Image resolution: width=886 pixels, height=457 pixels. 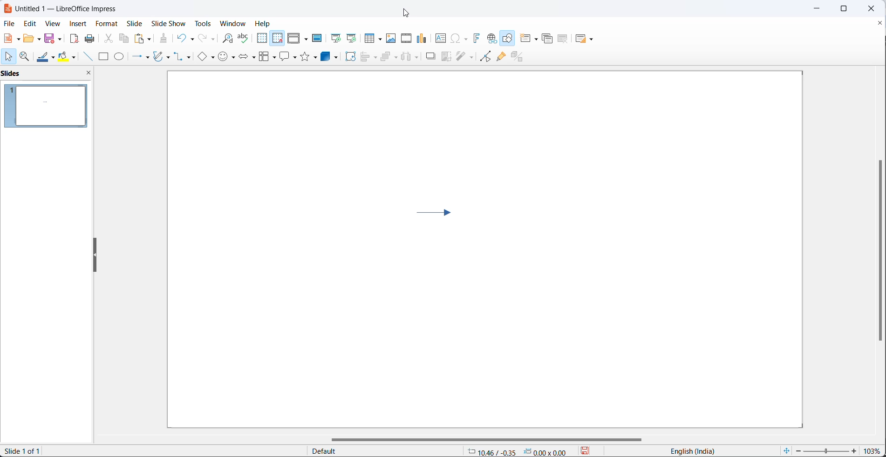 I want to click on curve and polygons, so click(x=164, y=55).